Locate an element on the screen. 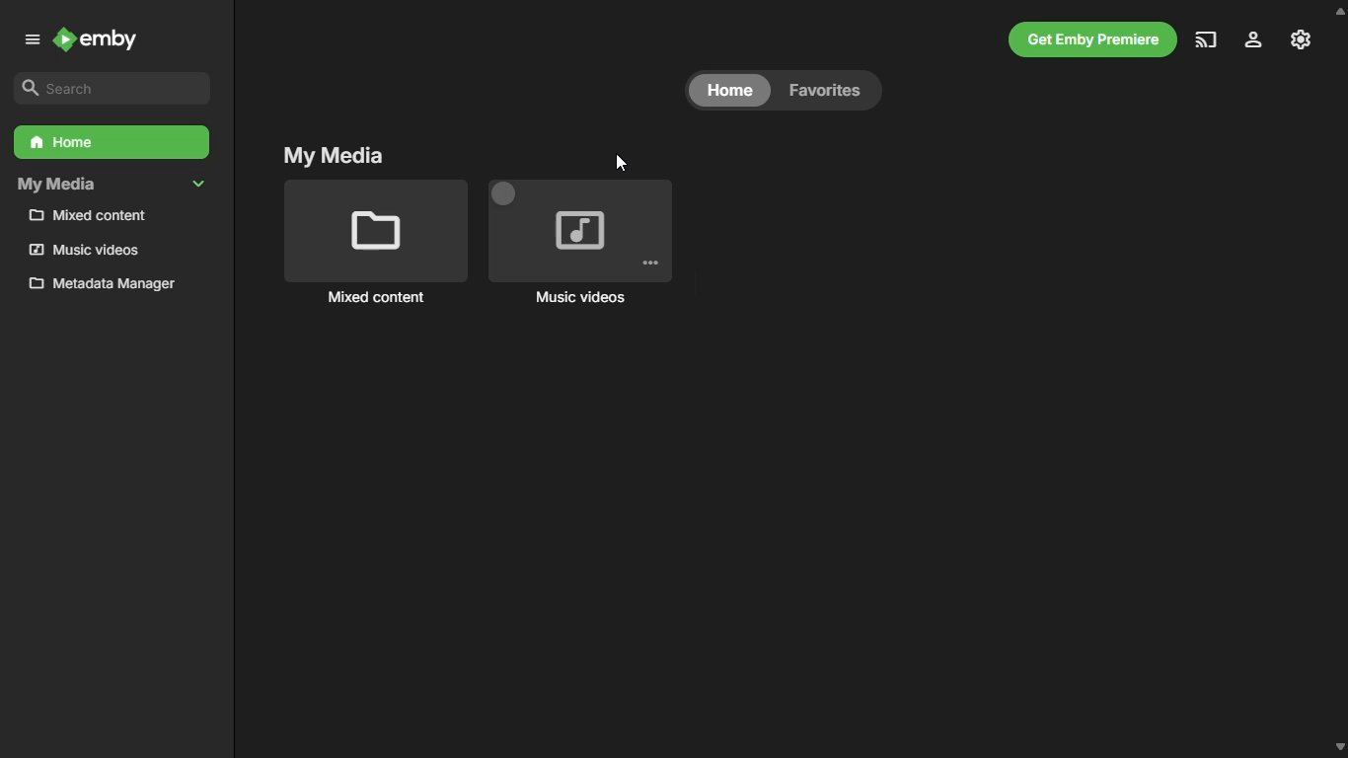 The width and height of the screenshot is (1348, 758). music videos is located at coordinates (581, 246).